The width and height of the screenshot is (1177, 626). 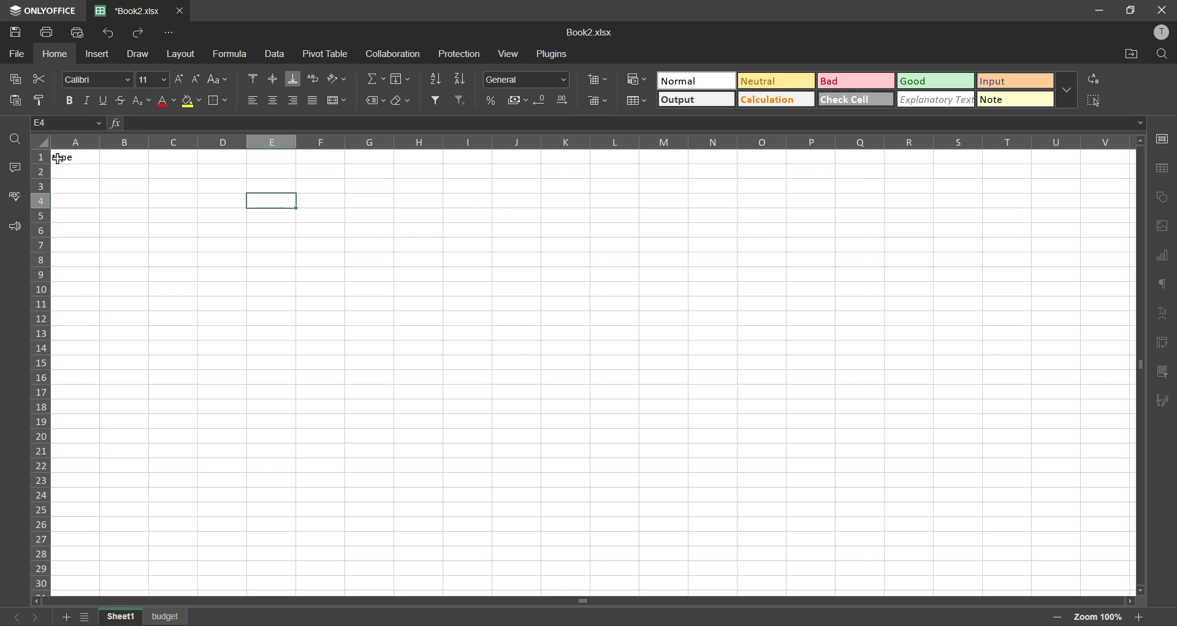 What do you see at coordinates (229, 53) in the screenshot?
I see `formula` at bounding box center [229, 53].